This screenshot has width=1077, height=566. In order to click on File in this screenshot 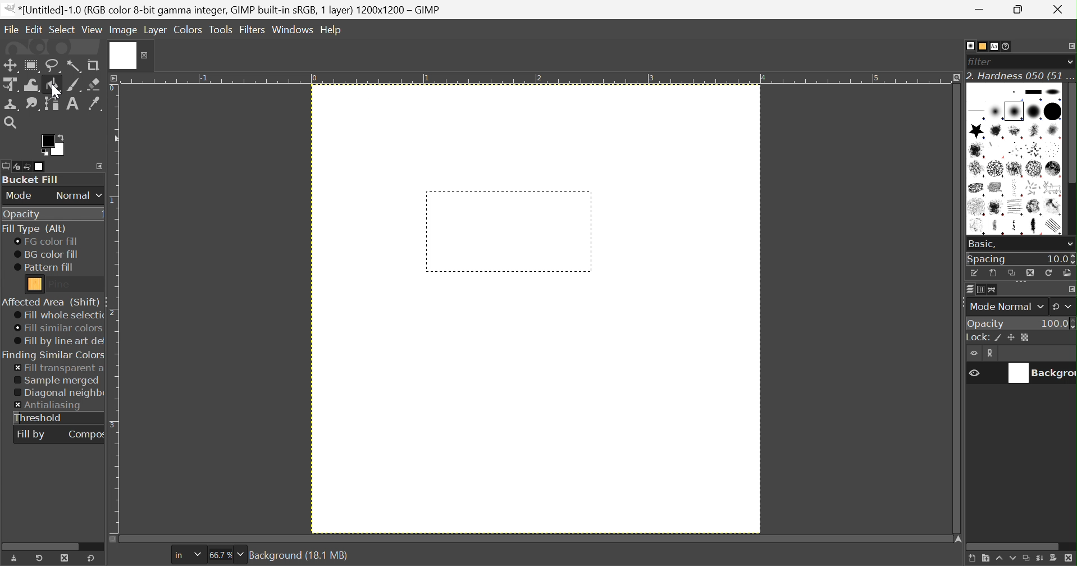, I will do `click(10, 27)`.